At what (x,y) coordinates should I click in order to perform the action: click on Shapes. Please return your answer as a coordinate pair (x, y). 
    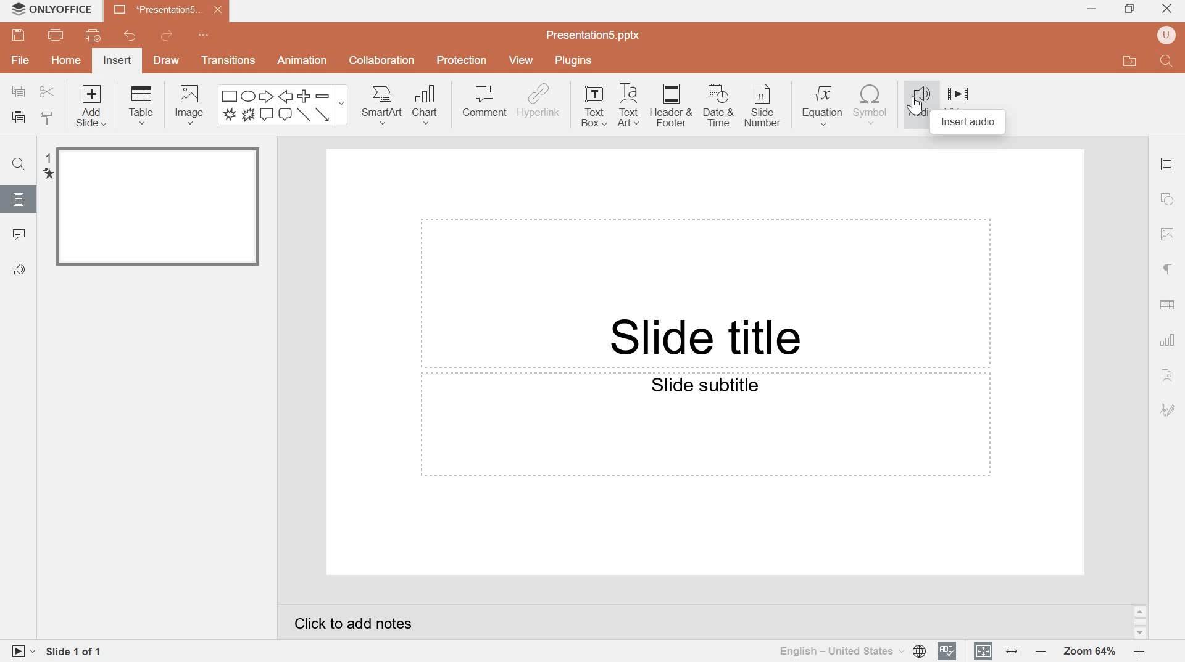
    Looking at the image, I should click on (282, 105).